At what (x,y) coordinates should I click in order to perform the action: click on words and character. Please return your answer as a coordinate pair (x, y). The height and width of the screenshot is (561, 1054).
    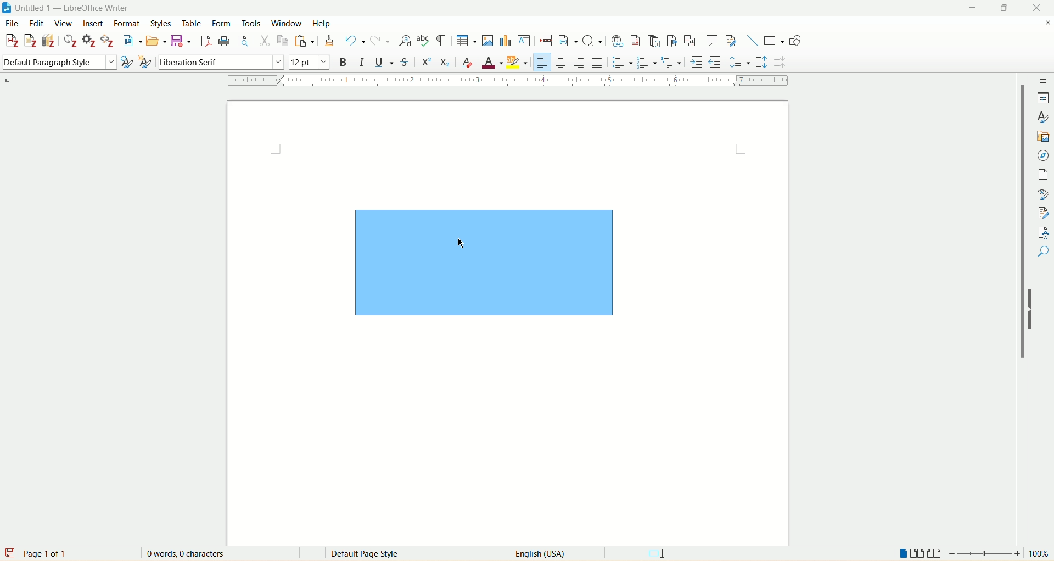
    Looking at the image, I should click on (183, 554).